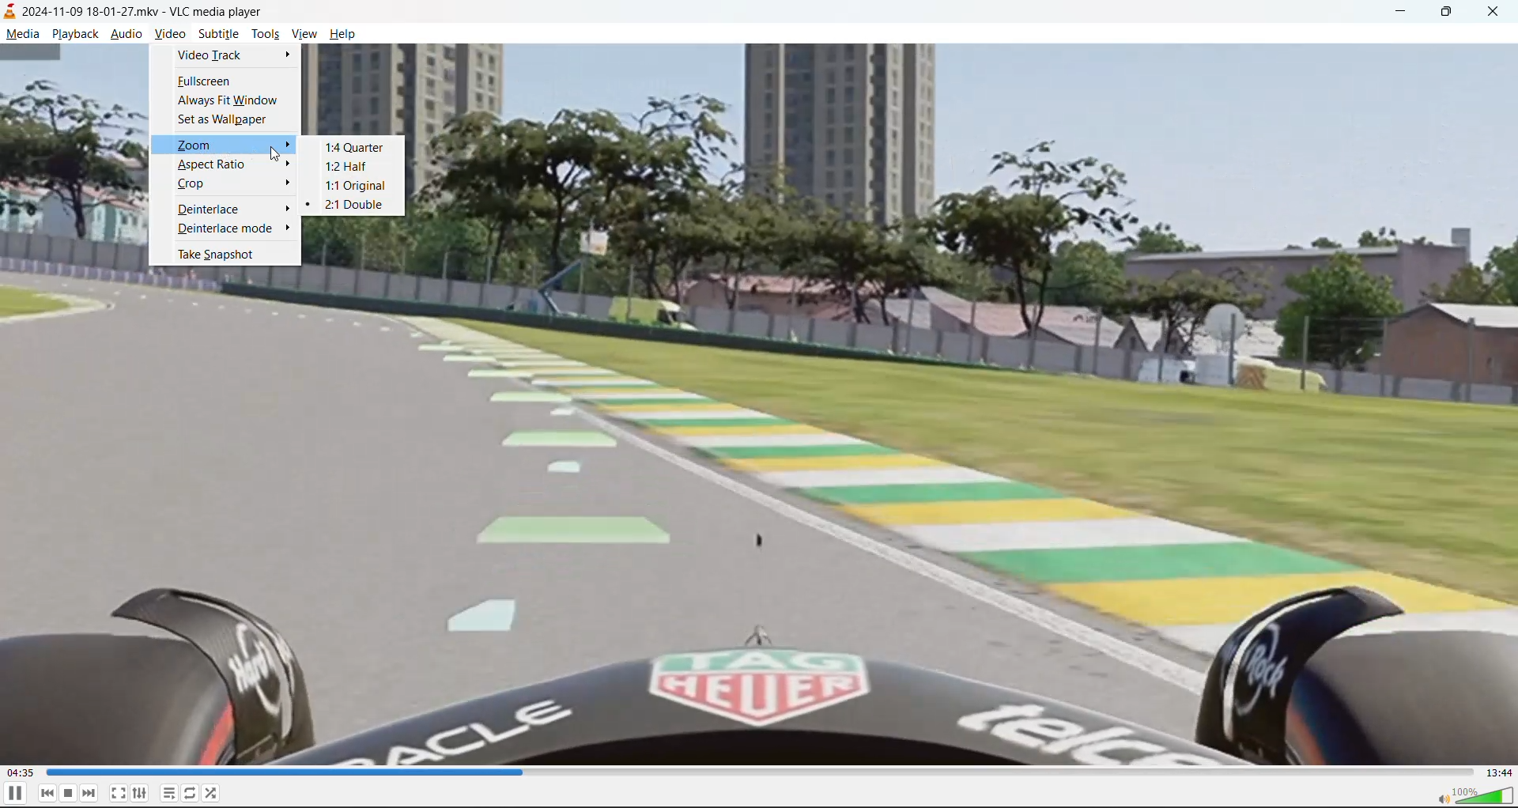  I want to click on volume, so click(1476, 795).